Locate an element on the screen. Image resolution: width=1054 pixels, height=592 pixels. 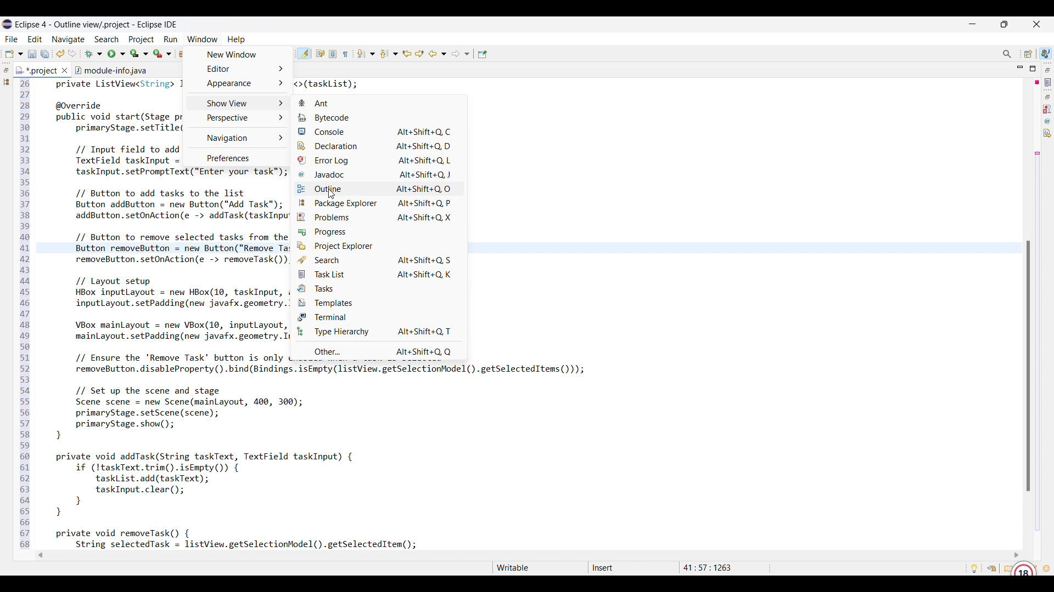
Status bar details is located at coordinates (626, 568).